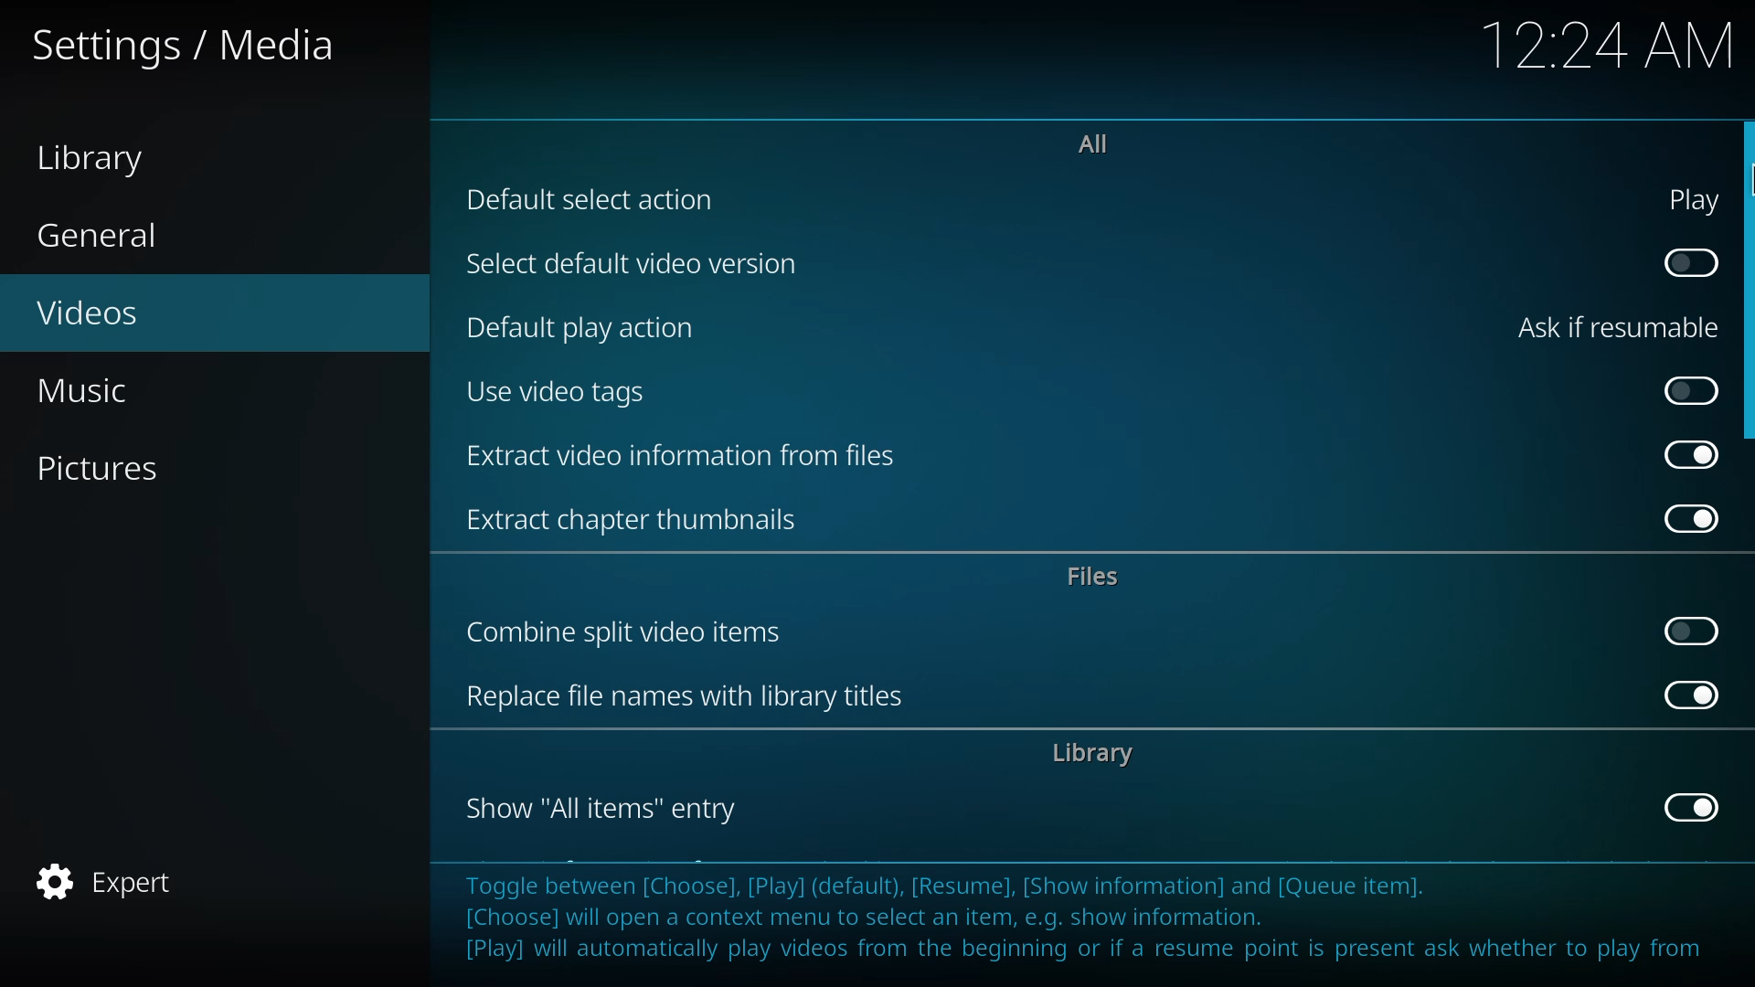  I want to click on MOUSE_DOWN Cursor, so click(1735, 207).